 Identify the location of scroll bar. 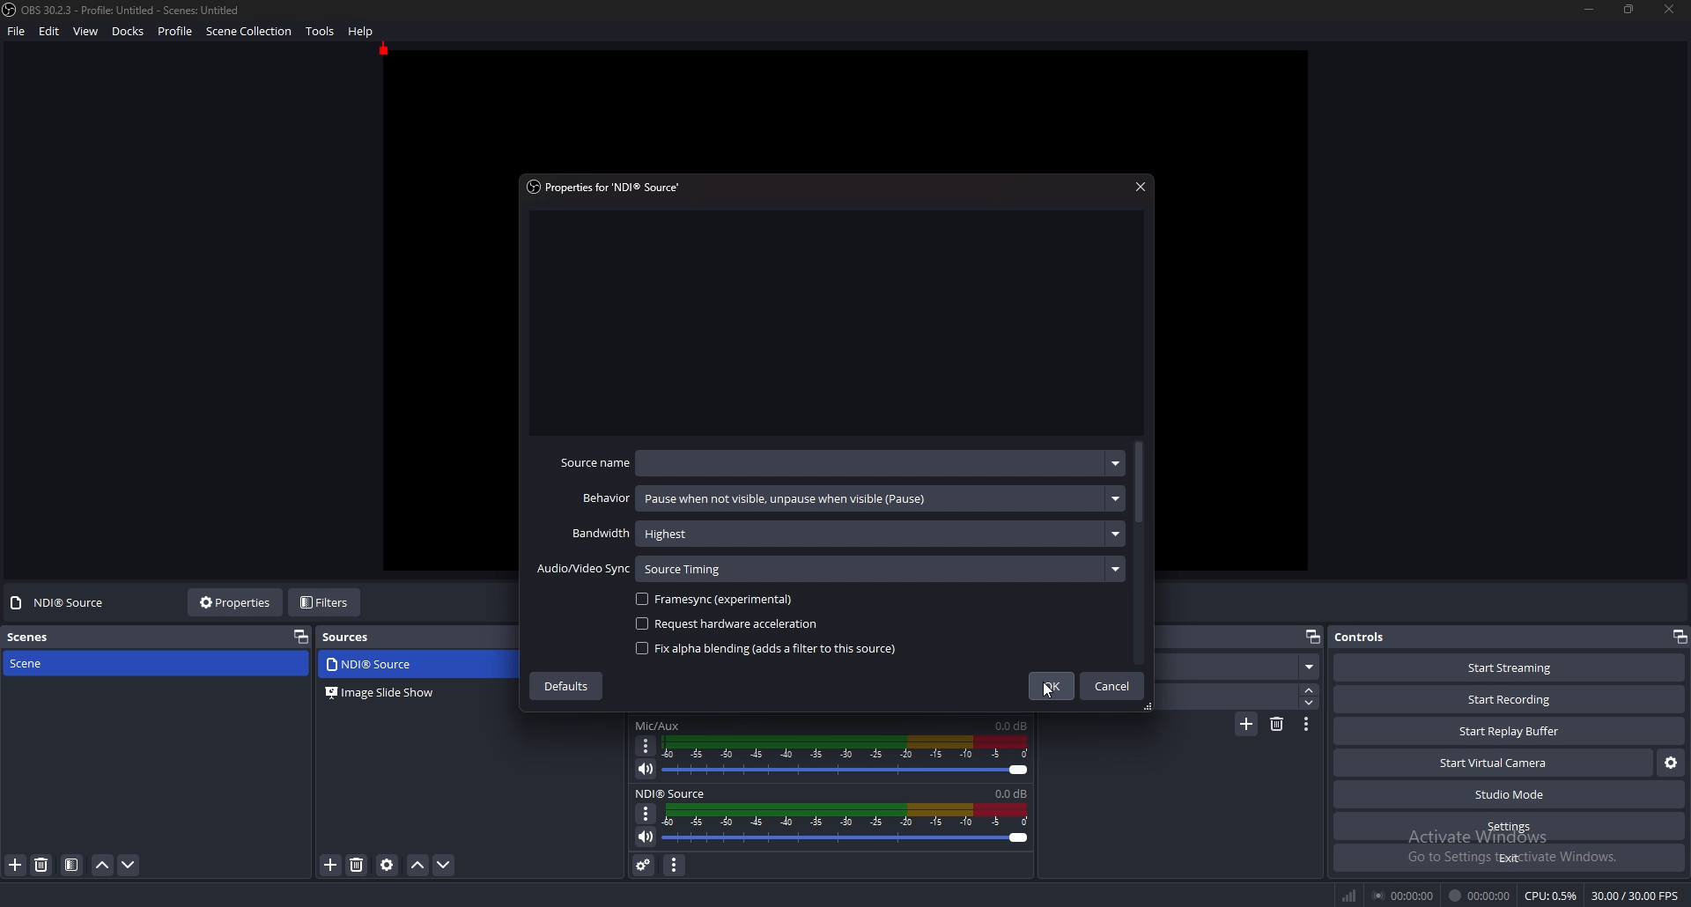
(1141, 479).